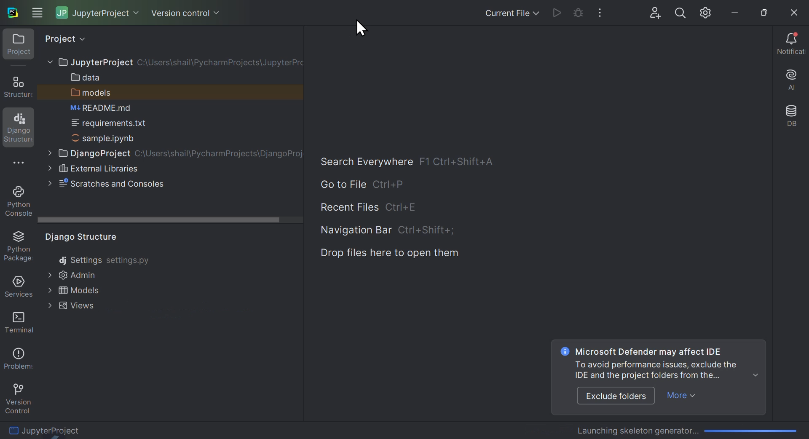 The width and height of the screenshot is (809, 439). Describe the element at coordinates (361, 159) in the screenshot. I see `Search everywhere` at that location.